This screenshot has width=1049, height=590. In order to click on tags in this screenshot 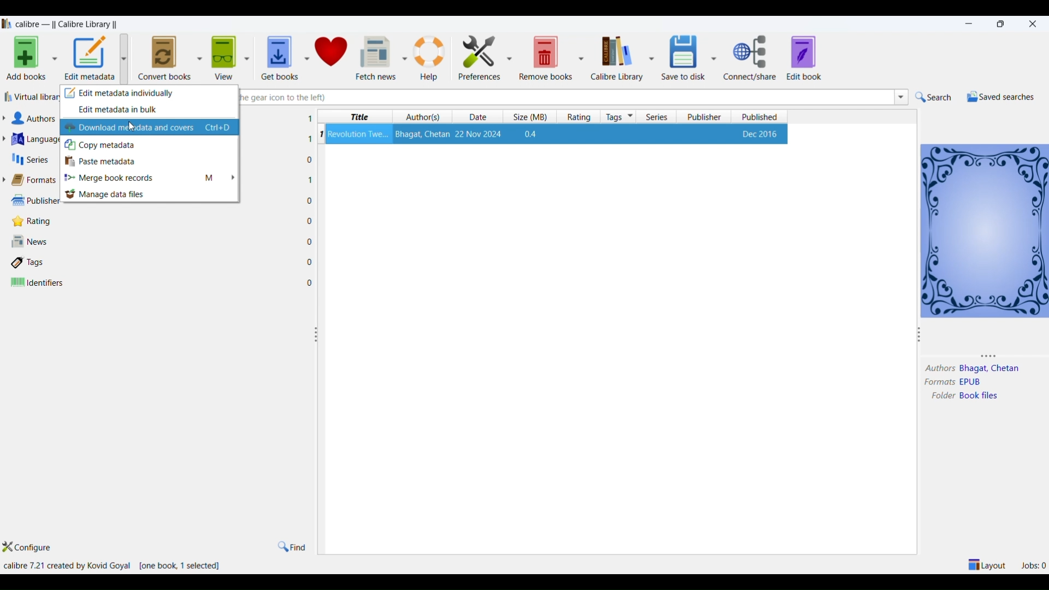, I will do `click(619, 116)`.